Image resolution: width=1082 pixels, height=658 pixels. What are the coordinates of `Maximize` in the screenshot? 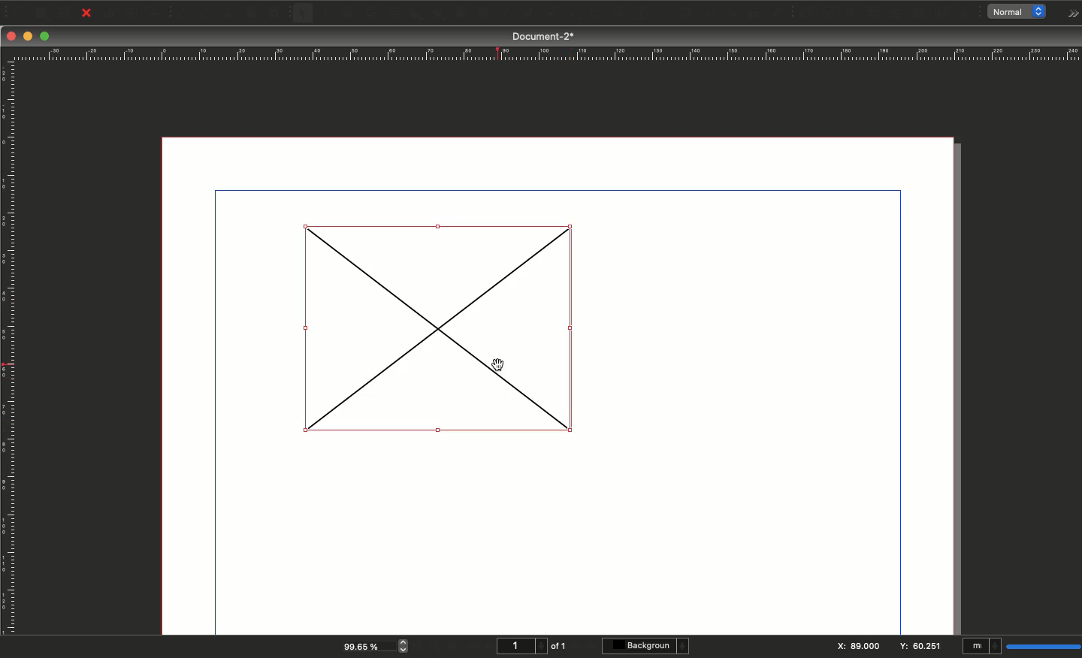 It's located at (46, 38).